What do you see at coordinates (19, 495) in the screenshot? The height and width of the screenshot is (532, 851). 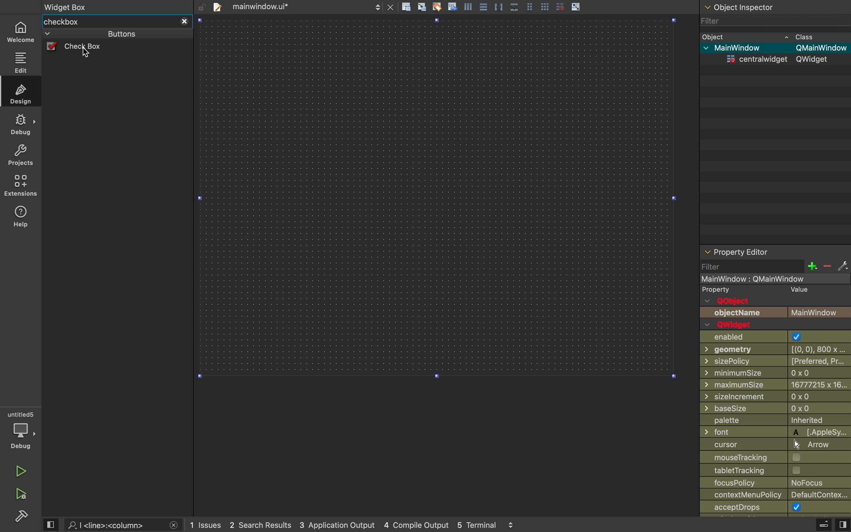 I see `run and debug` at bounding box center [19, 495].